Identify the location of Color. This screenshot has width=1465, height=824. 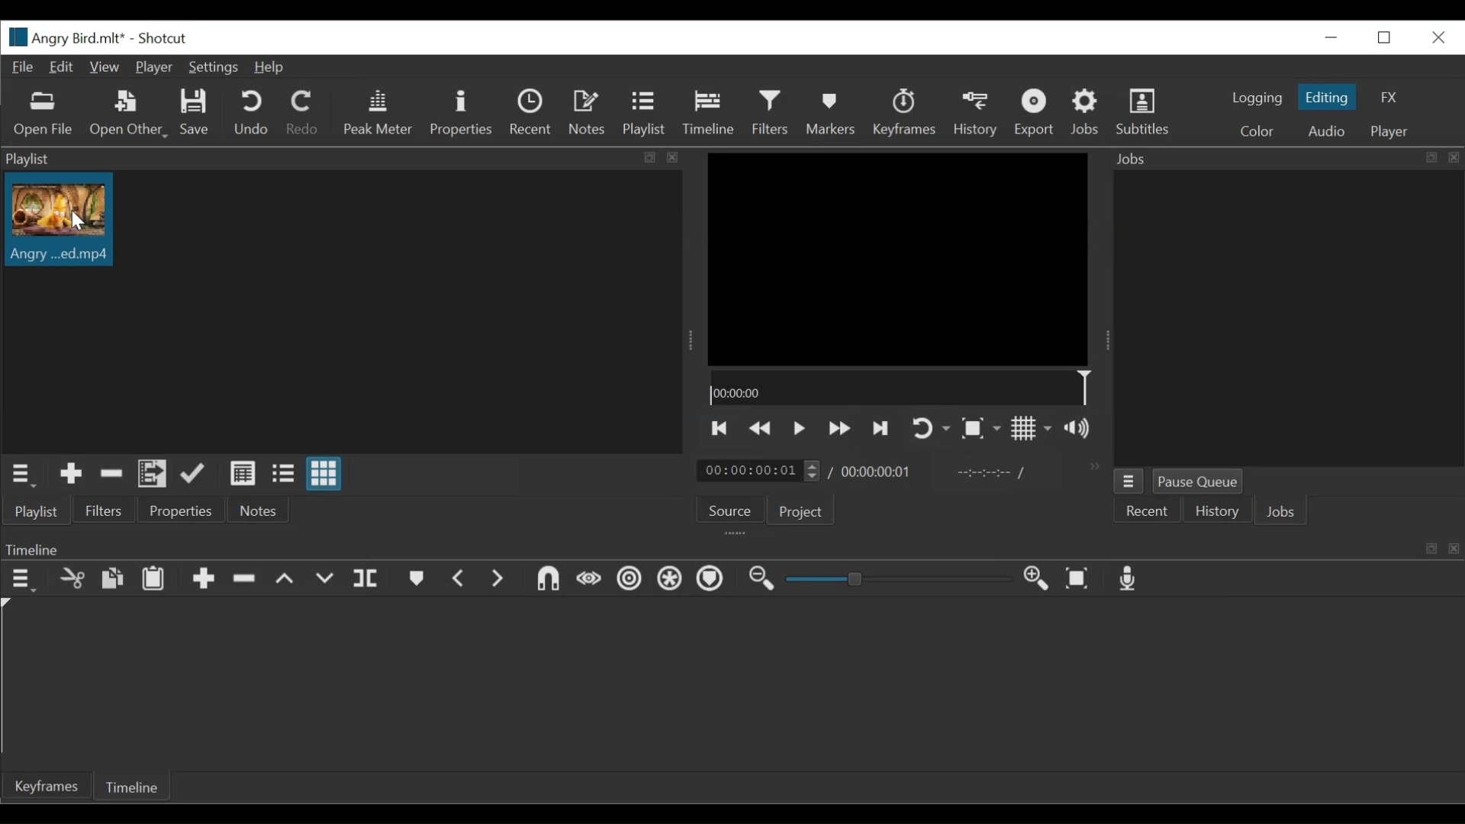
(1260, 133).